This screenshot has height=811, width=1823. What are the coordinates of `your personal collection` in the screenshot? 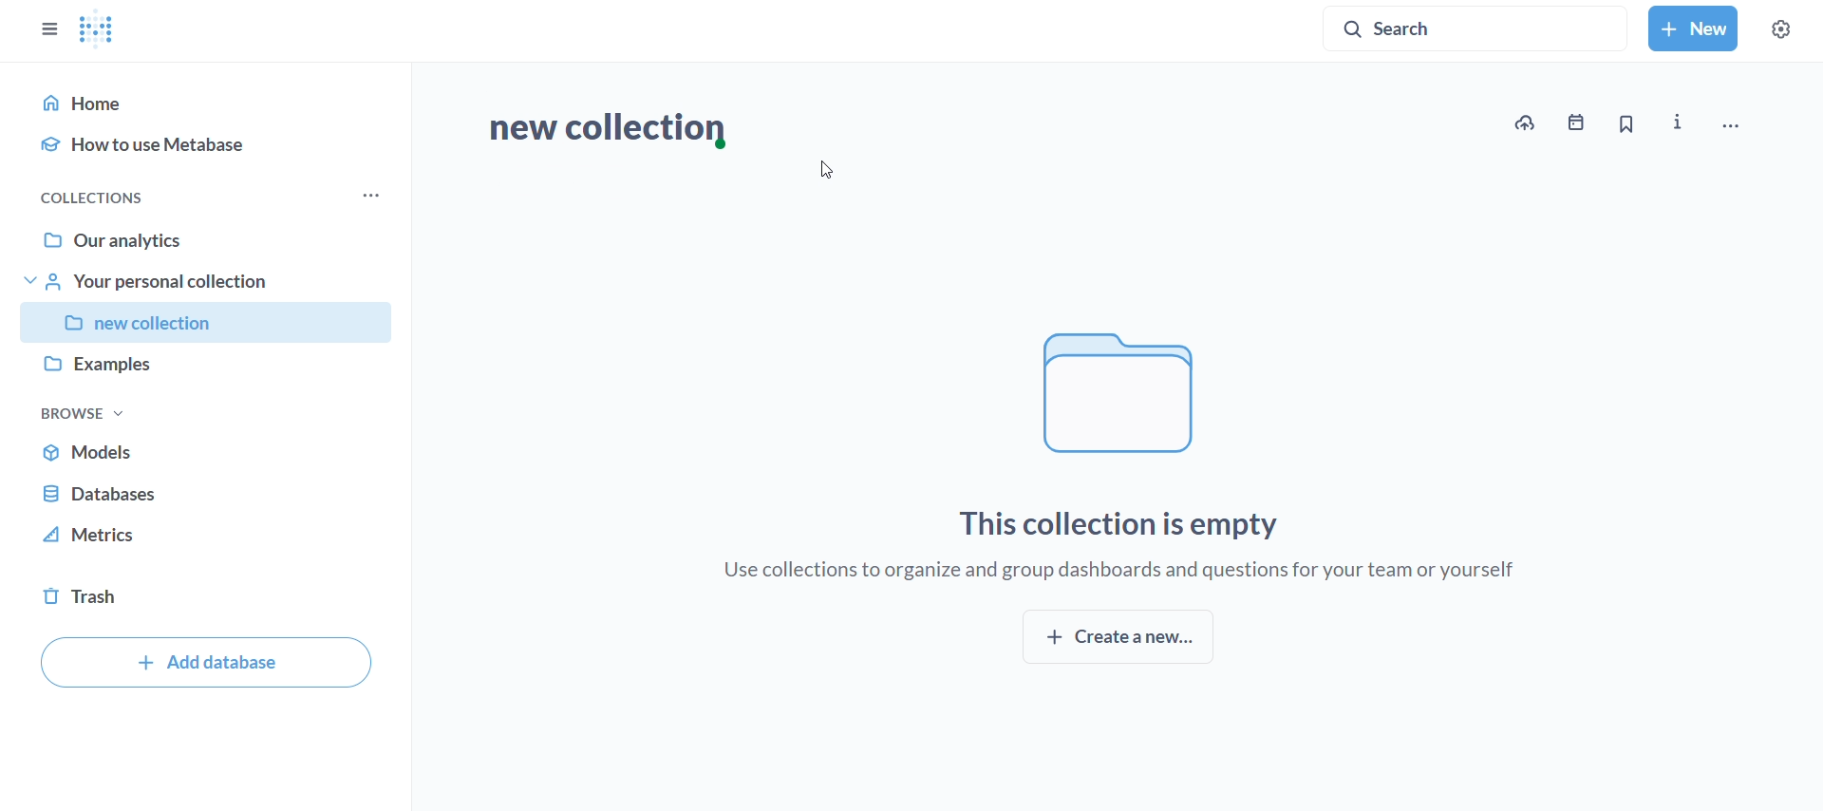 It's located at (211, 281).